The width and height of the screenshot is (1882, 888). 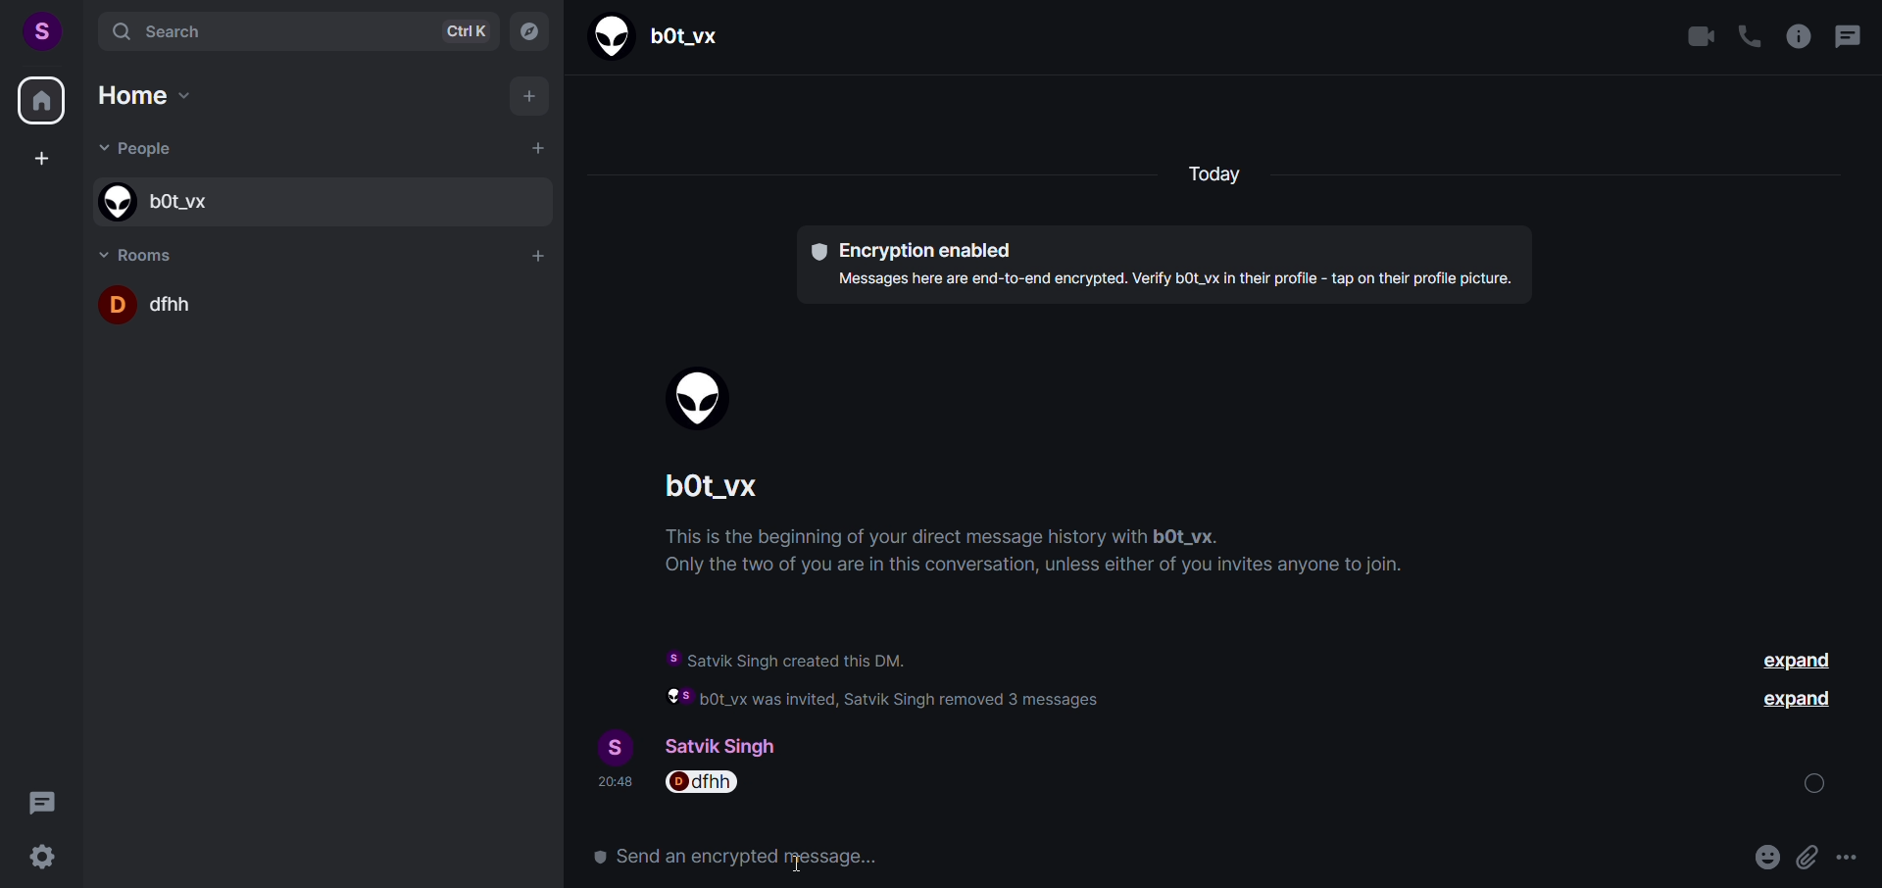 I want to click on today, so click(x=1217, y=176).